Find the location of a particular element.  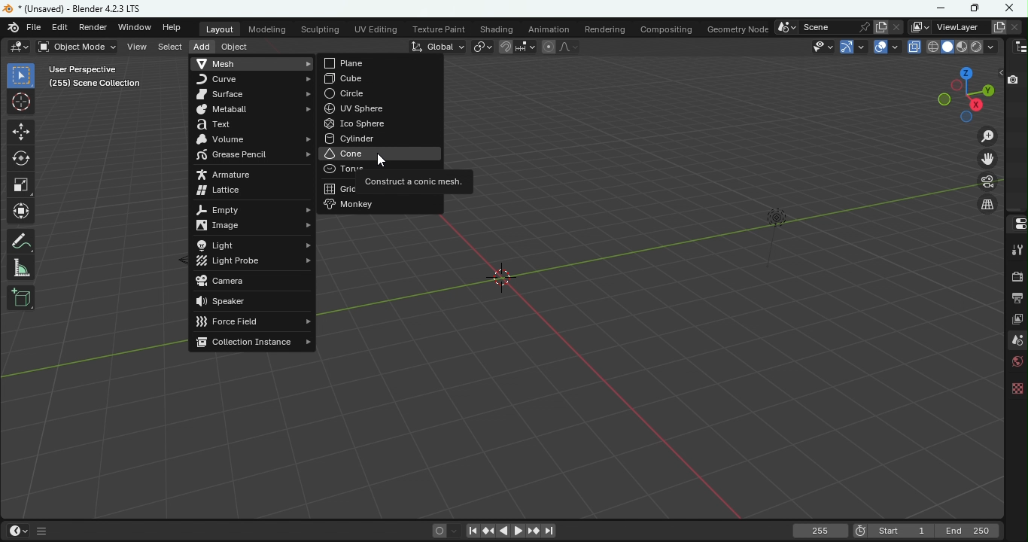

Force field is located at coordinates (249, 323).